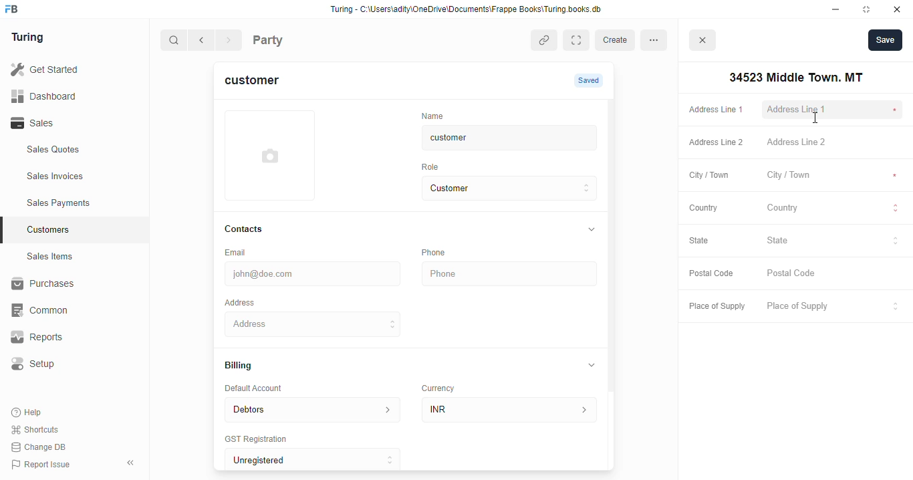 The height and width of the screenshot is (480, 913). What do you see at coordinates (43, 463) in the screenshot?
I see `Report Issue` at bounding box center [43, 463].